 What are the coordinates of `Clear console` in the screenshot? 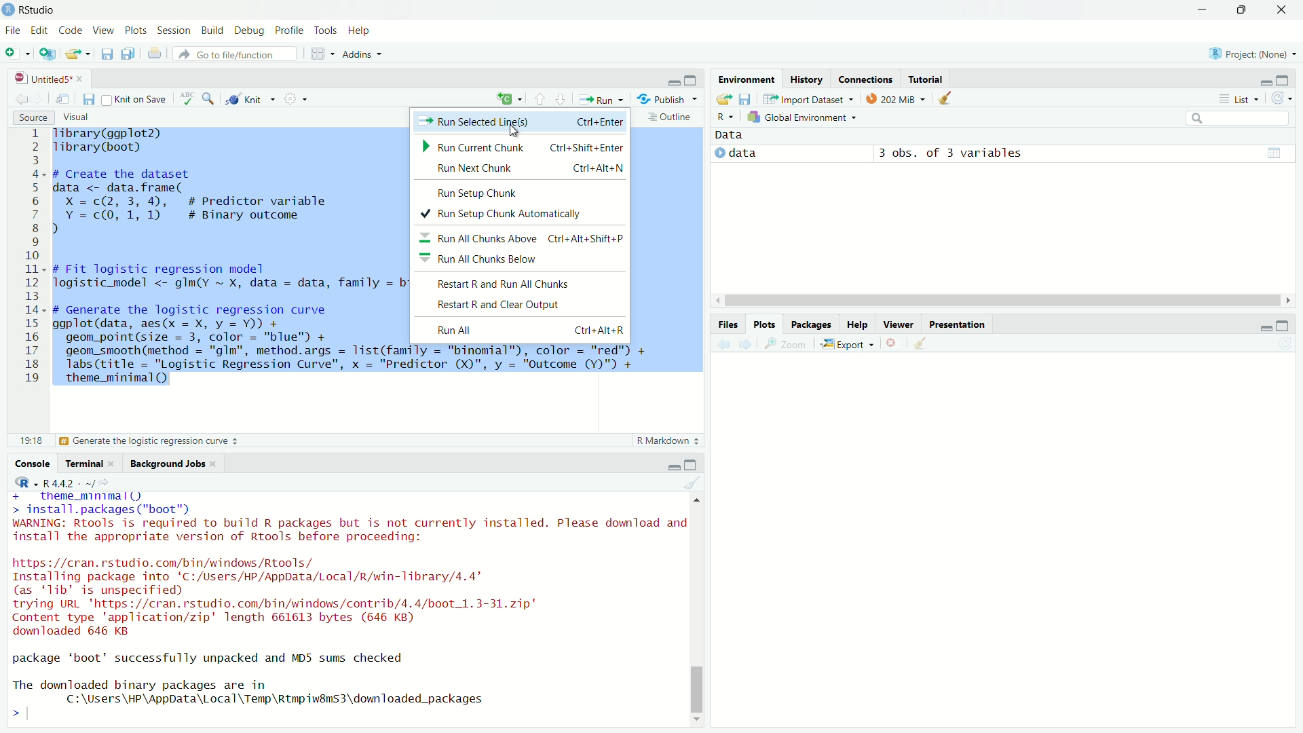 It's located at (692, 482).